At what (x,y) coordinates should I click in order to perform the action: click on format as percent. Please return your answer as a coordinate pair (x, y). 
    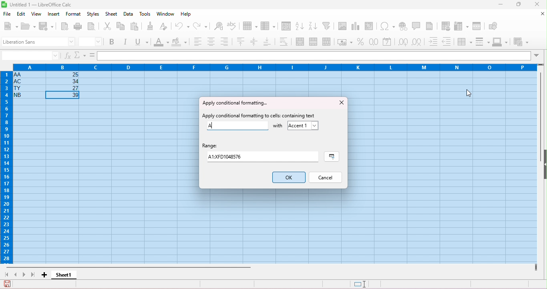
    Looking at the image, I should click on (360, 41).